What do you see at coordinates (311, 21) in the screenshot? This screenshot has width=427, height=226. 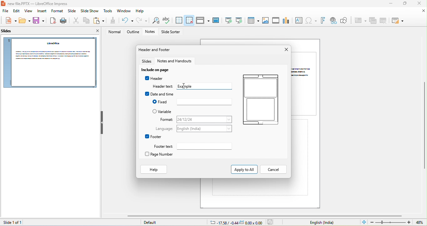 I see `special character` at bounding box center [311, 21].